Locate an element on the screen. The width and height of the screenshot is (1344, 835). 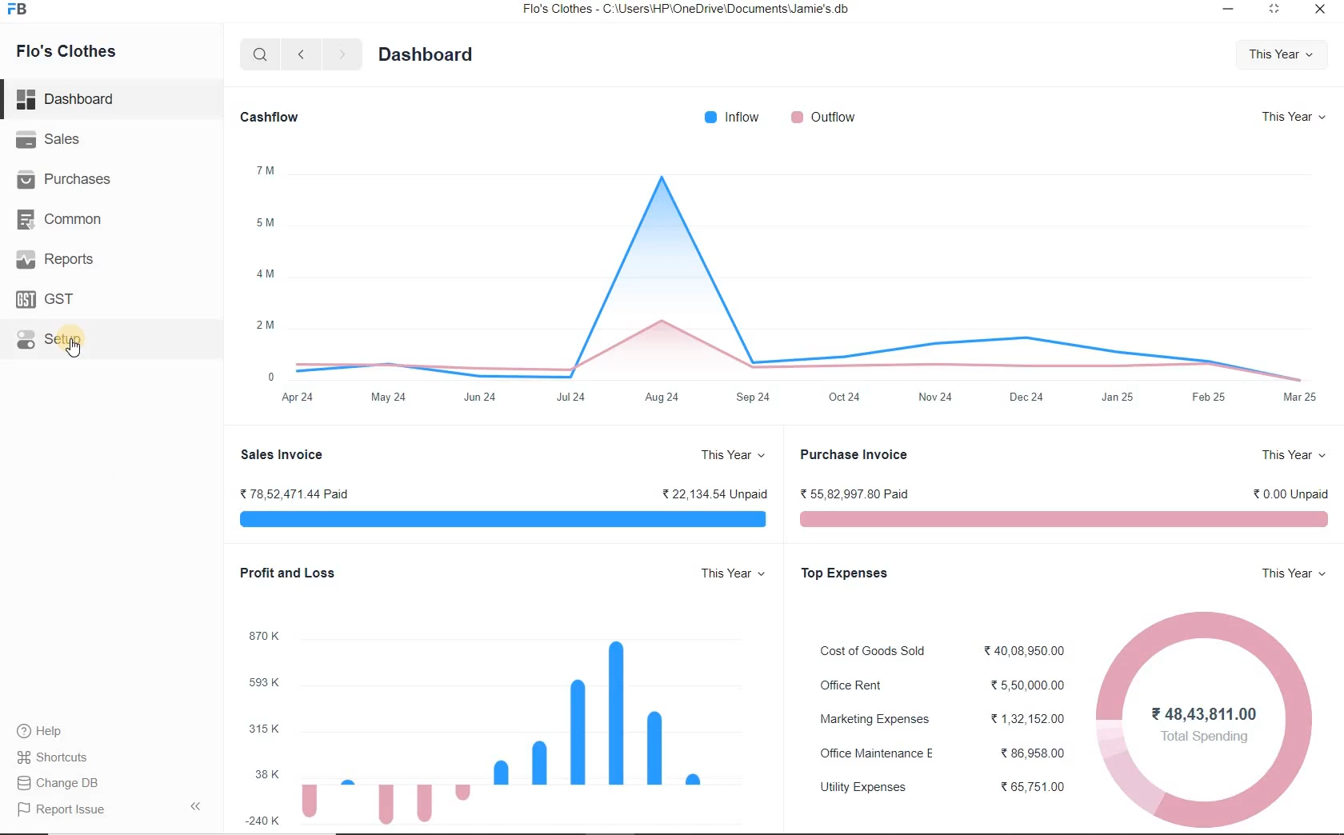
315K is located at coordinates (263, 728).